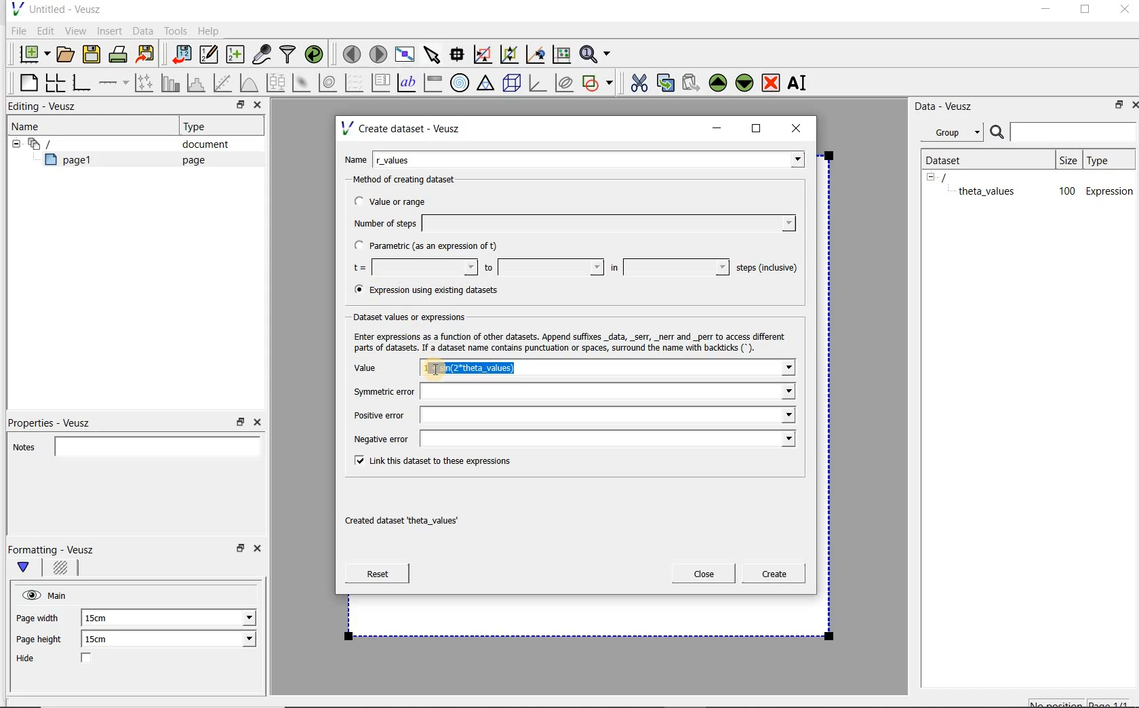 This screenshot has height=708, width=1139. What do you see at coordinates (988, 191) in the screenshot?
I see `theta_values` at bounding box center [988, 191].